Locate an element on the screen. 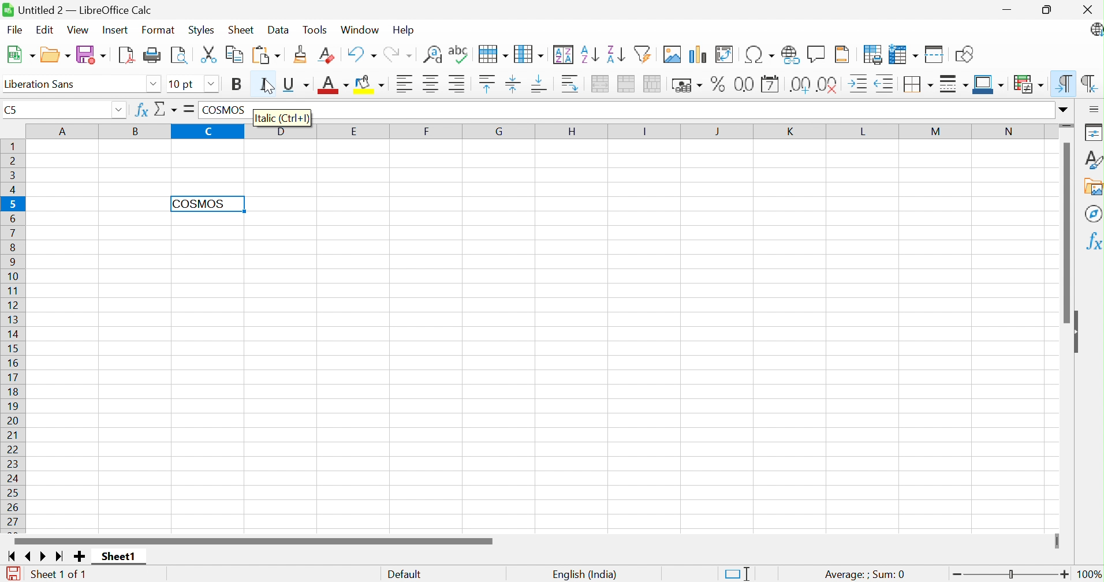 The width and height of the screenshot is (1104, 582). Row numbers is located at coordinates (12, 337).